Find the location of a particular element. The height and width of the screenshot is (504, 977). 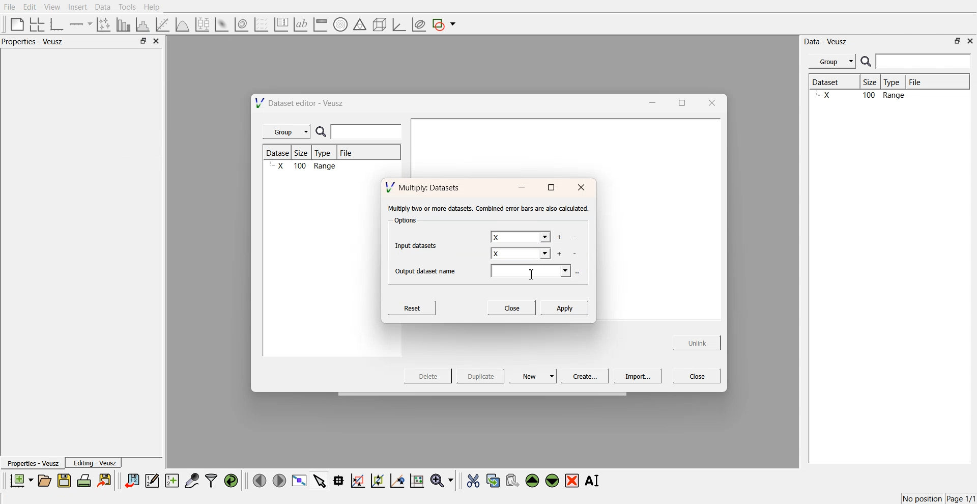

maximise is located at coordinates (551, 188).